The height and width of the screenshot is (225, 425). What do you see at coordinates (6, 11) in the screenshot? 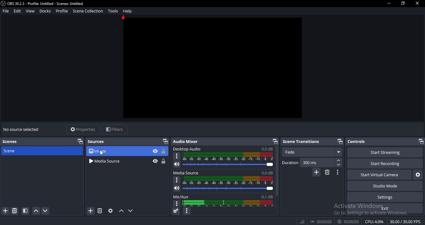
I see `file` at bounding box center [6, 11].